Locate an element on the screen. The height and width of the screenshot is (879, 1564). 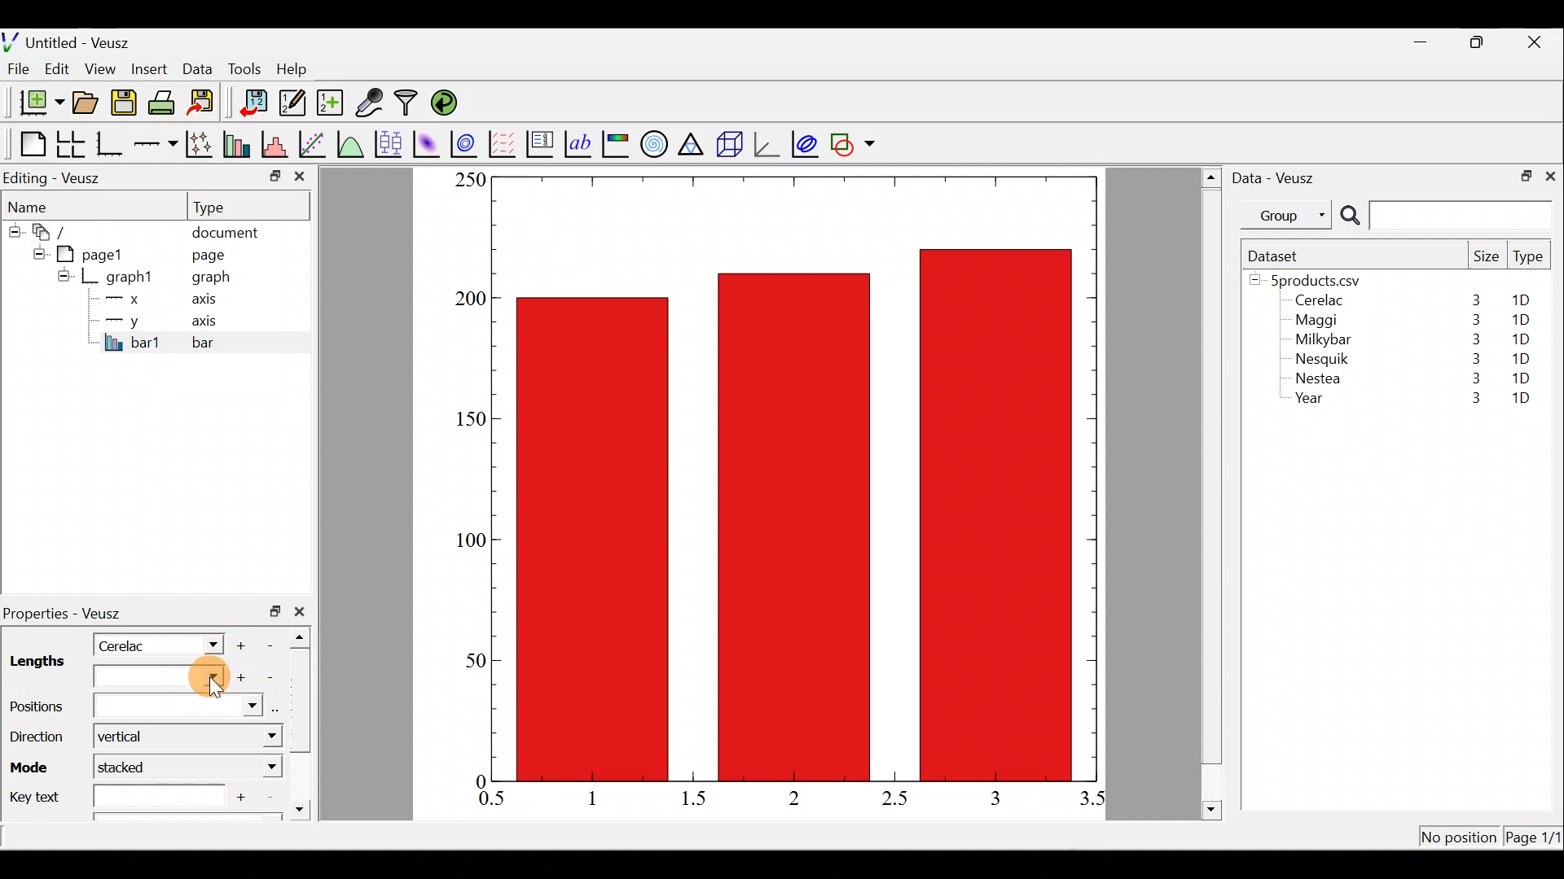
Plot key is located at coordinates (542, 142).